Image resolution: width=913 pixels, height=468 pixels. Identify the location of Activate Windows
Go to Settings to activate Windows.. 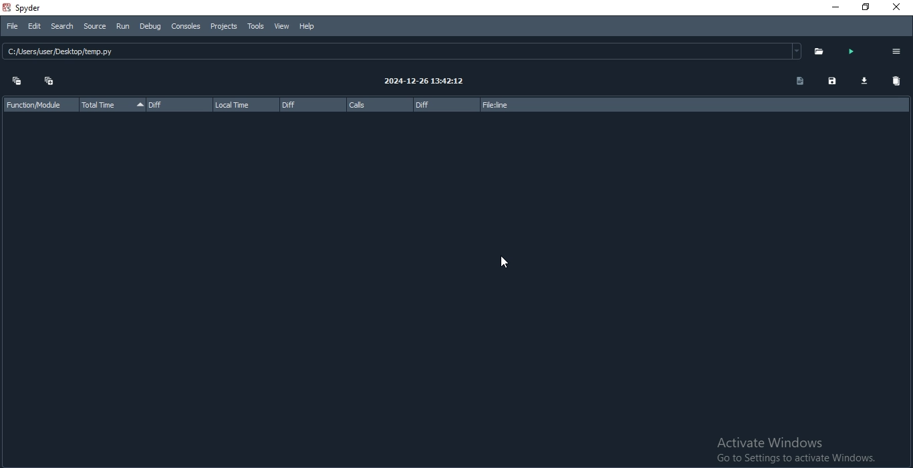
(782, 449).